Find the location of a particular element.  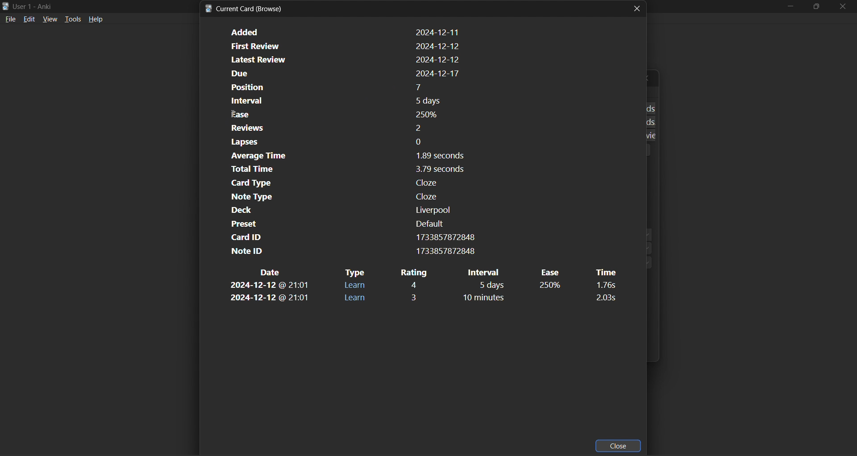

date is located at coordinates (269, 298).